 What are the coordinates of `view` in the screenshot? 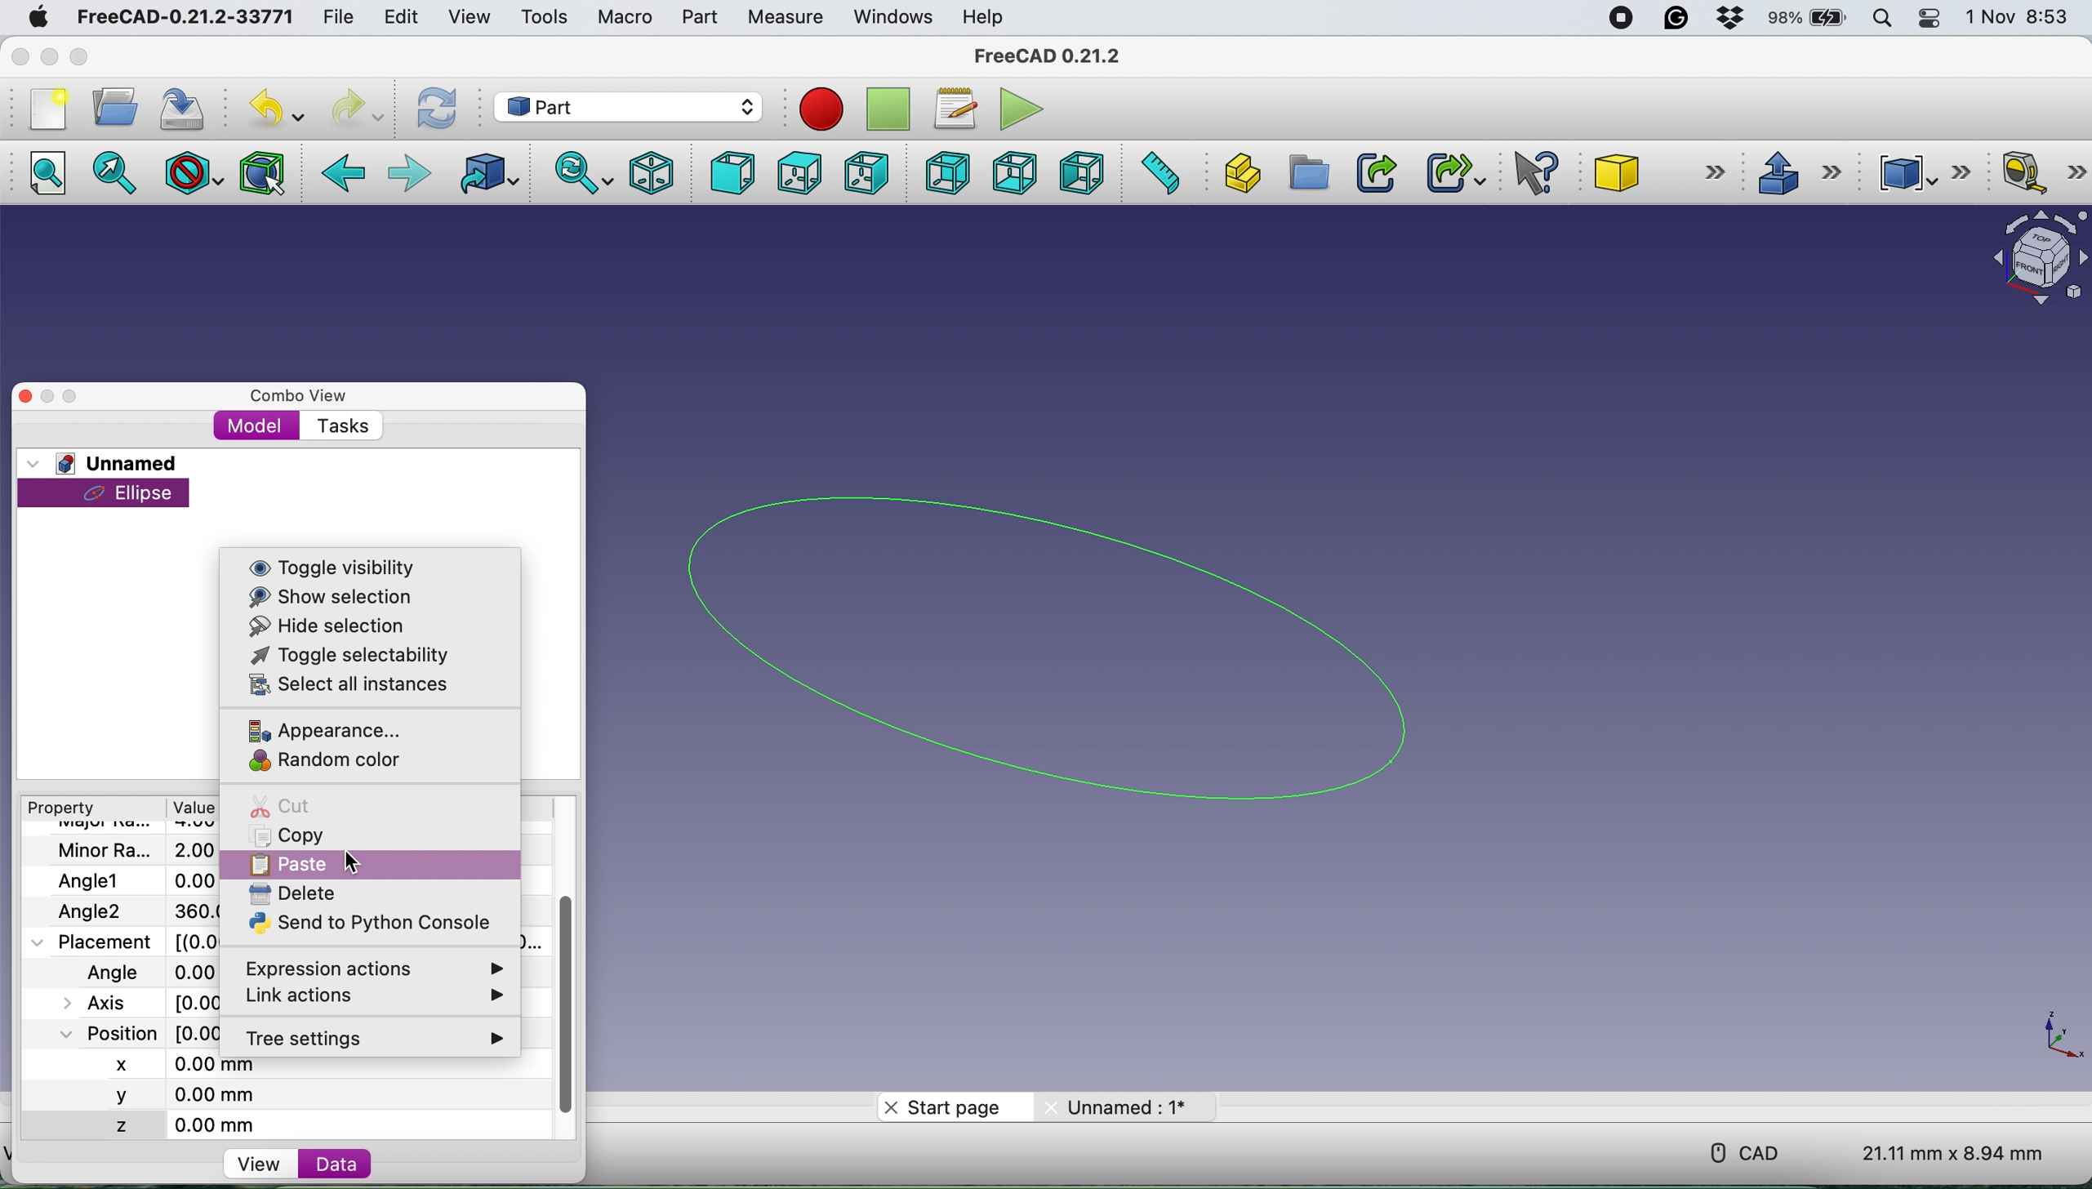 It's located at (467, 16).